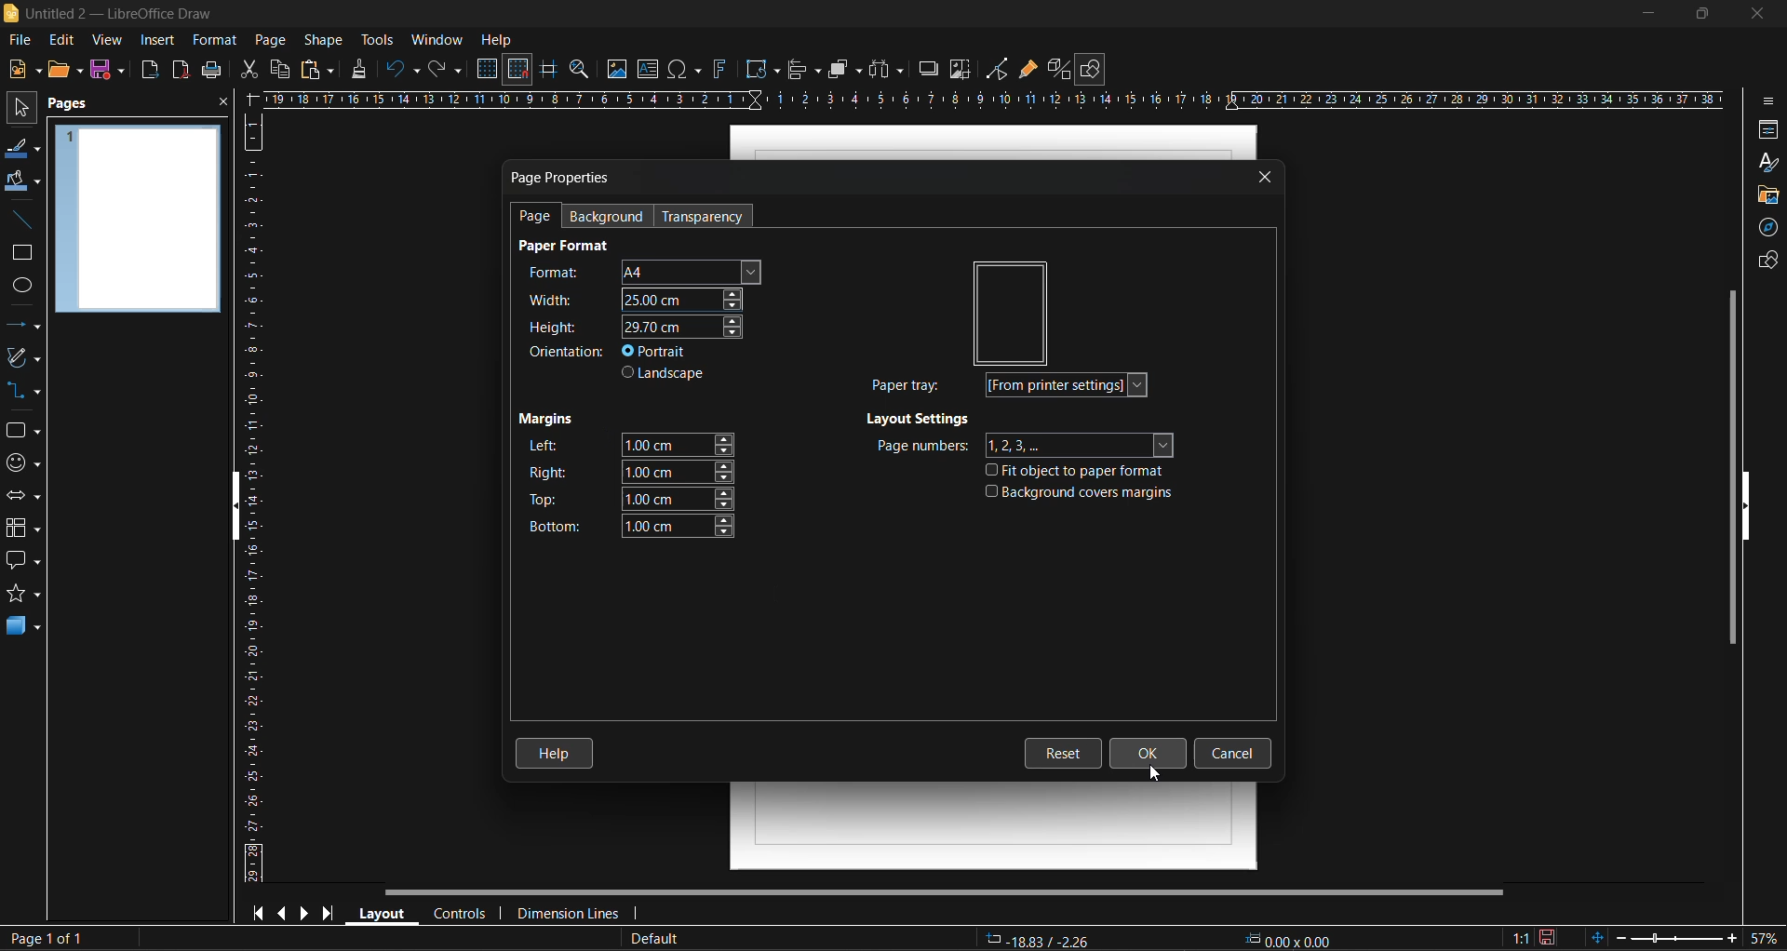 The height and width of the screenshot is (951, 1787). Describe the element at coordinates (649, 70) in the screenshot. I see `textbox` at that location.